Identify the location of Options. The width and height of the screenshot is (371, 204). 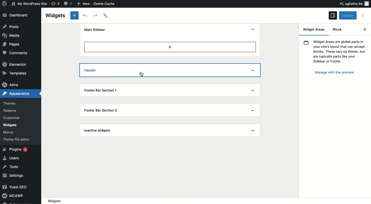
(363, 16).